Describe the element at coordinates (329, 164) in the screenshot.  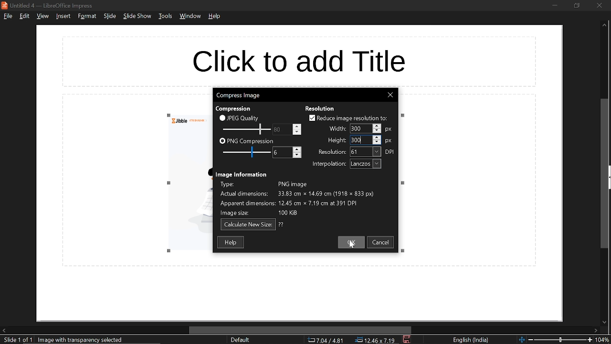
I see `text` at that location.